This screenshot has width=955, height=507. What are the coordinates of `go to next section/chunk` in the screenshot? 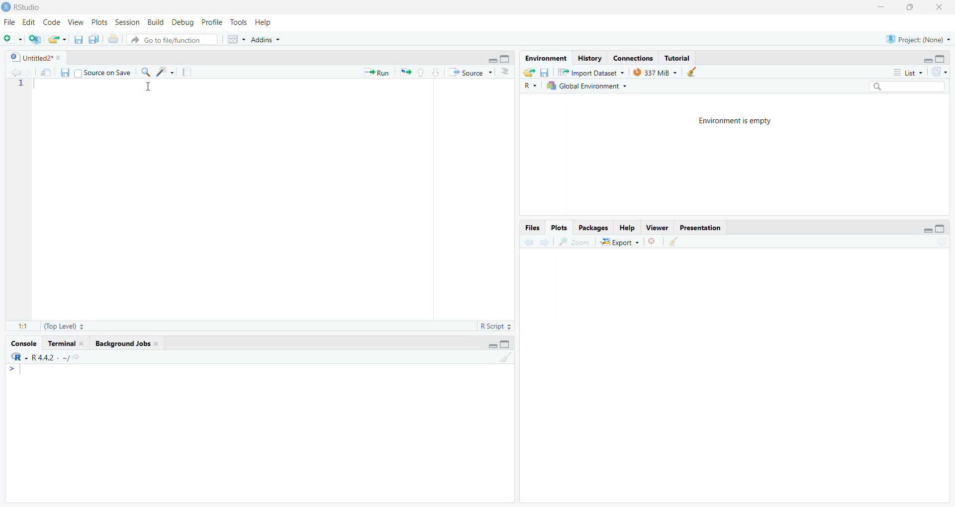 It's located at (437, 73).